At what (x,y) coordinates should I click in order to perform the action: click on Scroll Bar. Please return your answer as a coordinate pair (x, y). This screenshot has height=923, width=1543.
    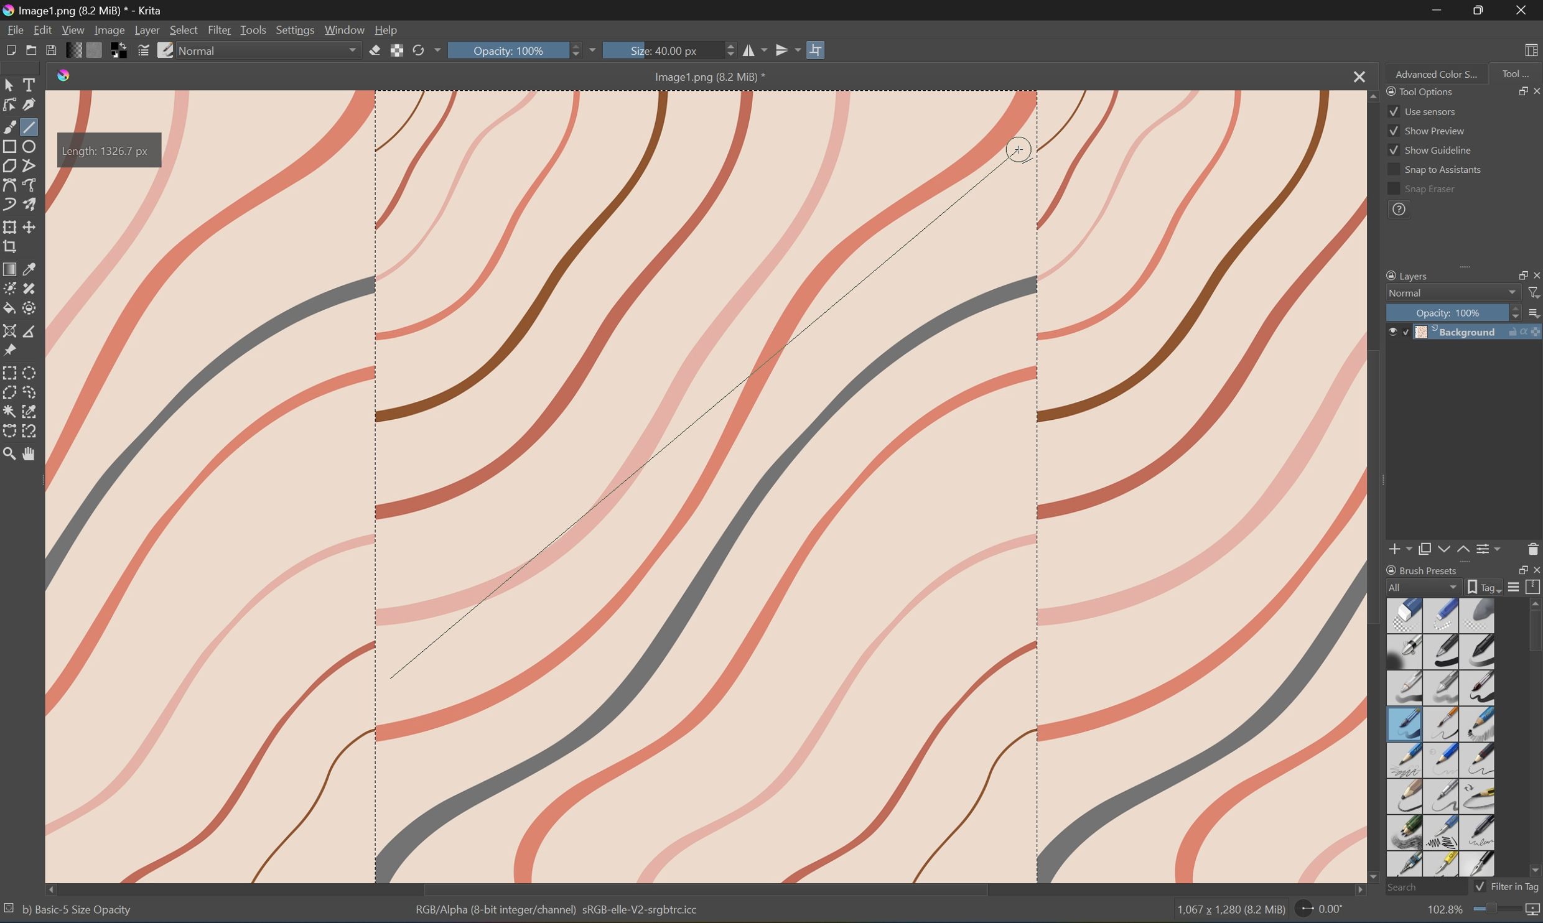
    Looking at the image, I should click on (1533, 633).